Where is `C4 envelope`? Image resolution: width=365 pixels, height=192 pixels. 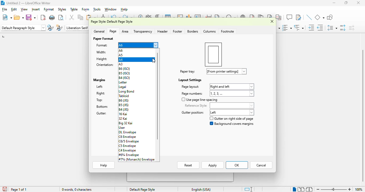 C4 envelope is located at coordinates (127, 150).